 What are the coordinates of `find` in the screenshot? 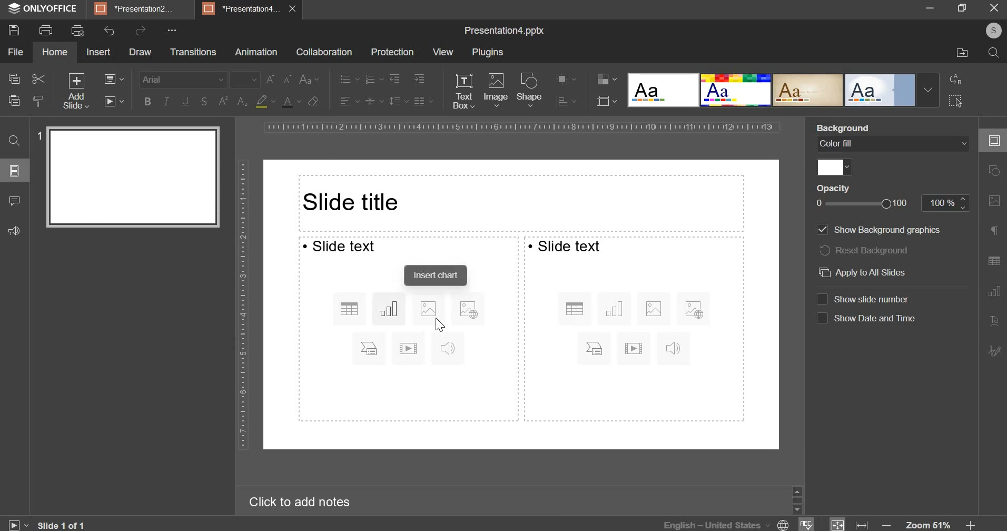 It's located at (15, 140).